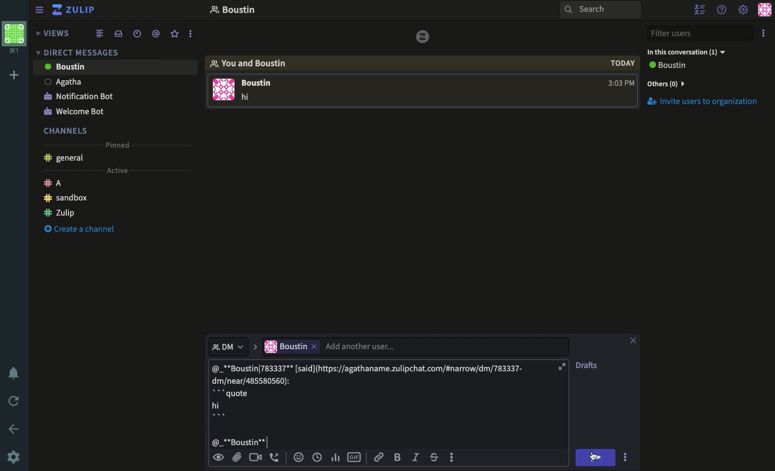 The image size is (775, 471). Describe the element at coordinates (237, 458) in the screenshot. I see `Attachment` at that location.